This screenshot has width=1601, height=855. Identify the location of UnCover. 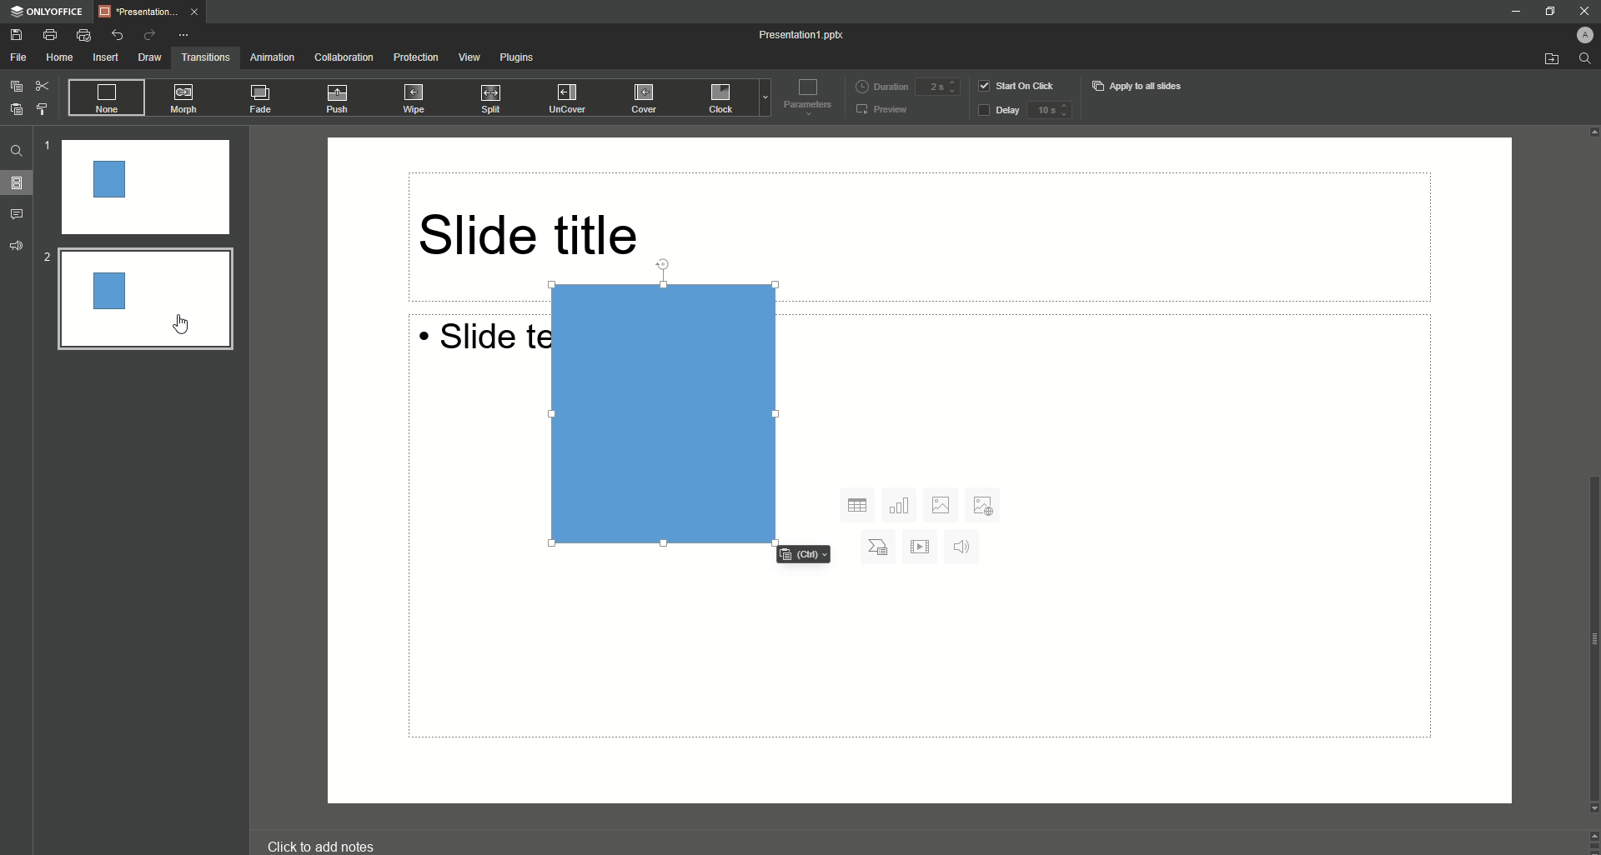
(565, 100).